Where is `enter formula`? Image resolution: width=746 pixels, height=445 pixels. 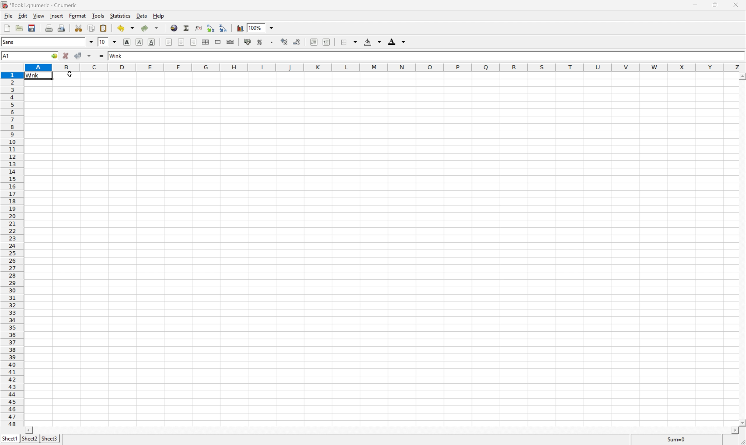
enter formula is located at coordinates (101, 56).